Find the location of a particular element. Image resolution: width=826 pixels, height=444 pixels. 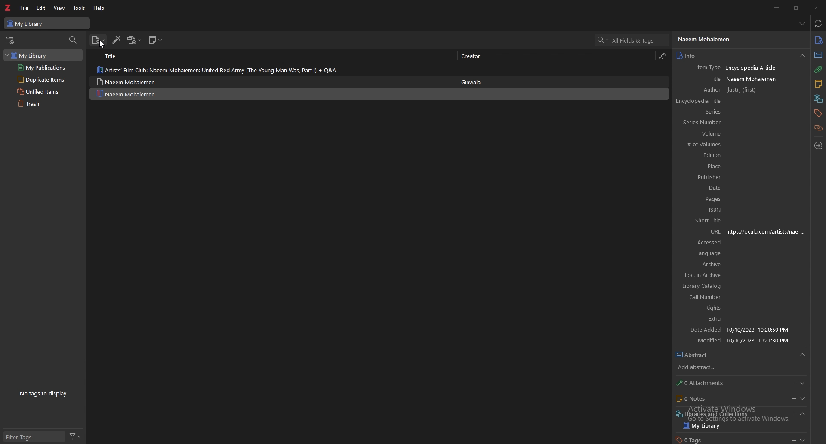

title is located at coordinates (700, 78).